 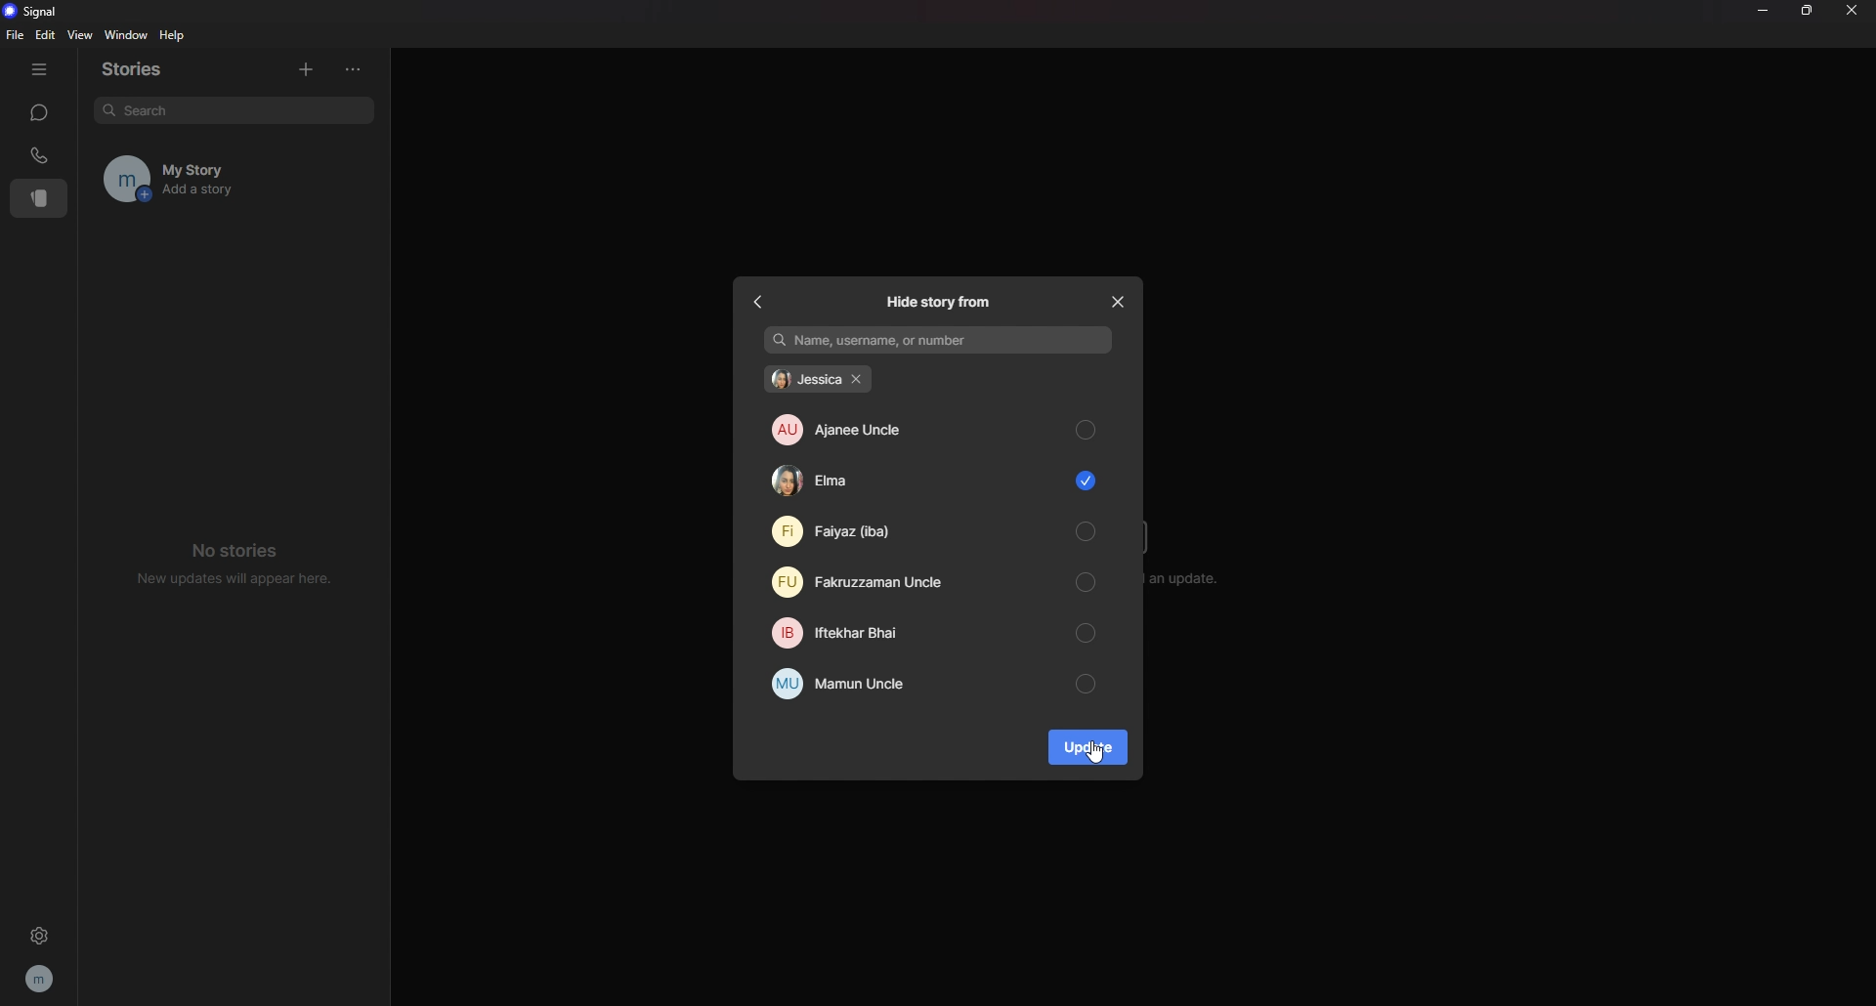 I want to click on cursor, so click(x=1097, y=749).